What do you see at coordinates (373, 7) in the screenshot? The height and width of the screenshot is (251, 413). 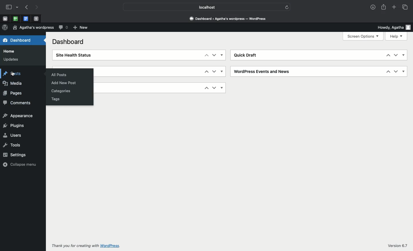 I see `Downloads` at bounding box center [373, 7].